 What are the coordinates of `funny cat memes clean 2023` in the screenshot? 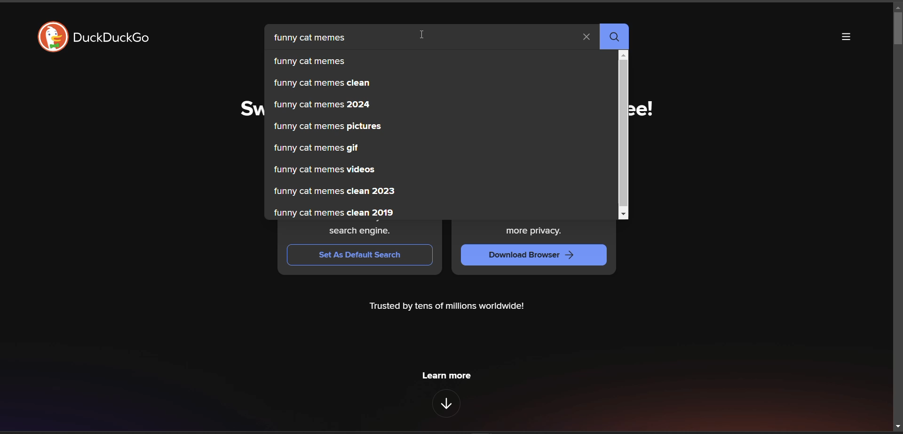 It's located at (333, 191).